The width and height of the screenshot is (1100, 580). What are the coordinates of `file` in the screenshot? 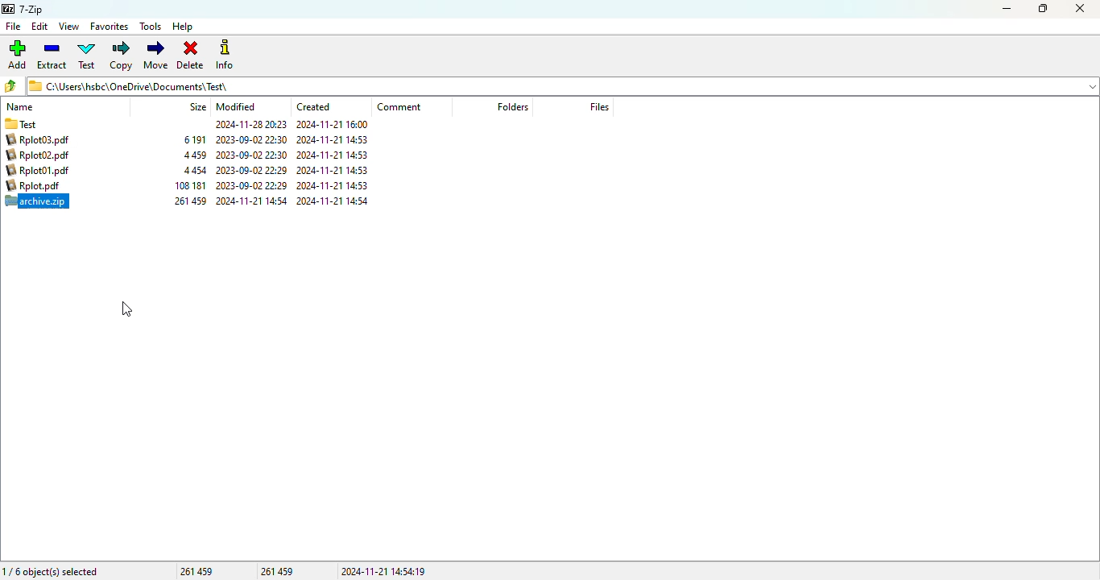 It's located at (12, 27).